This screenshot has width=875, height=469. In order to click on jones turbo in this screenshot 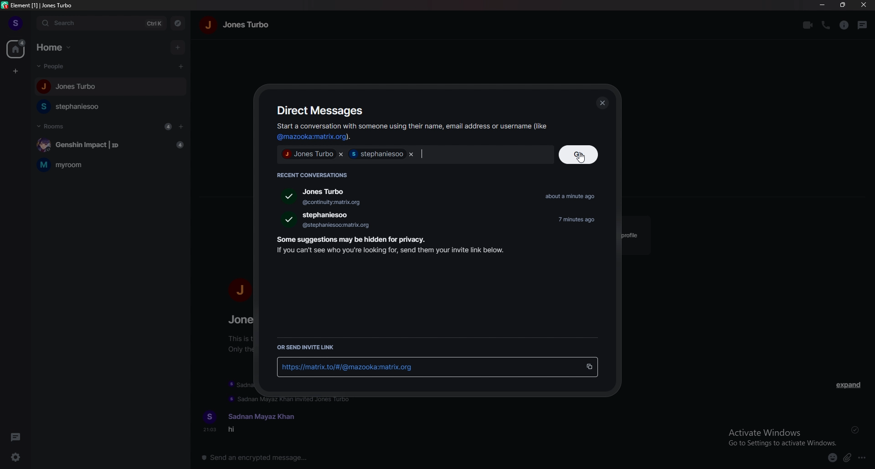, I will do `click(308, 154)`.